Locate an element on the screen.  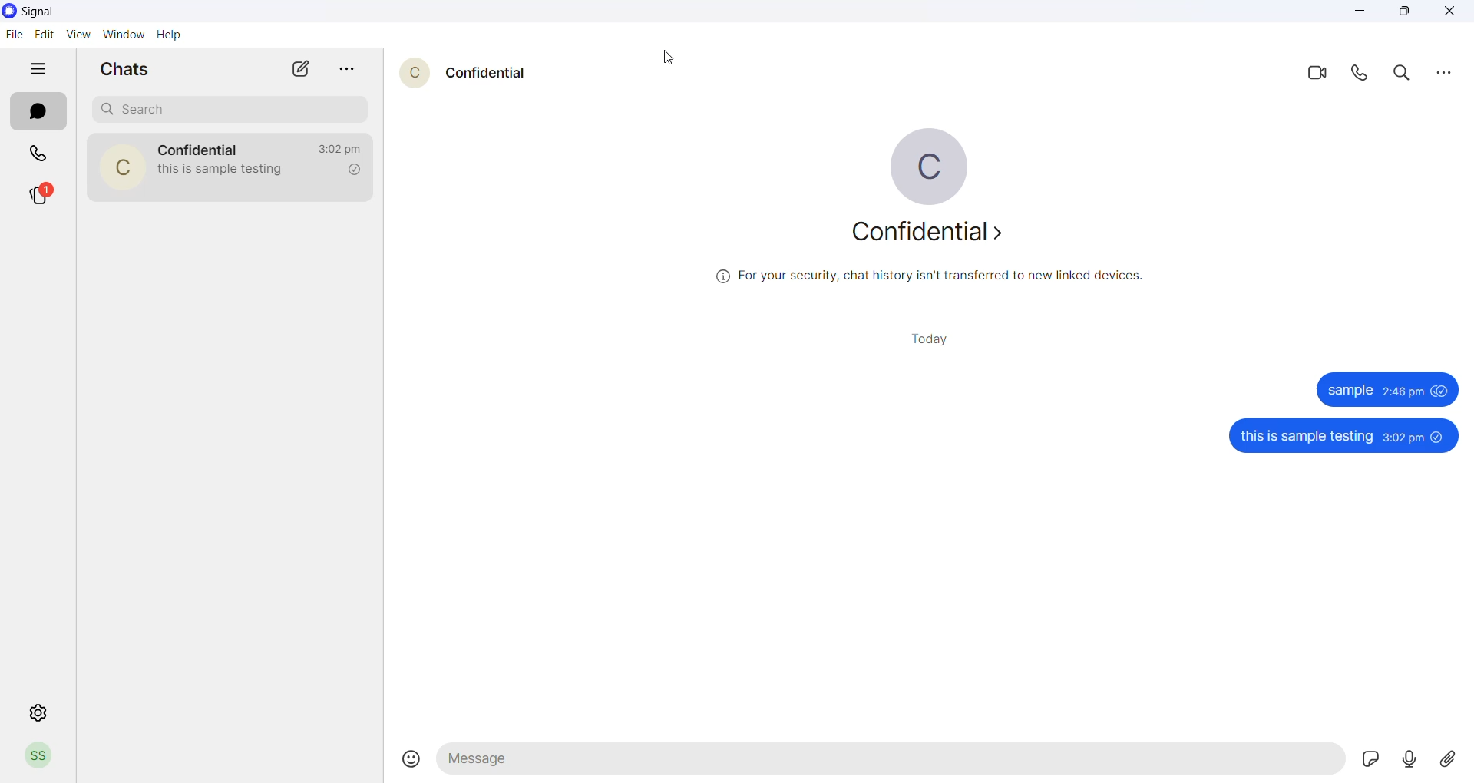
application name and logo is located at coordinates (44, 11).